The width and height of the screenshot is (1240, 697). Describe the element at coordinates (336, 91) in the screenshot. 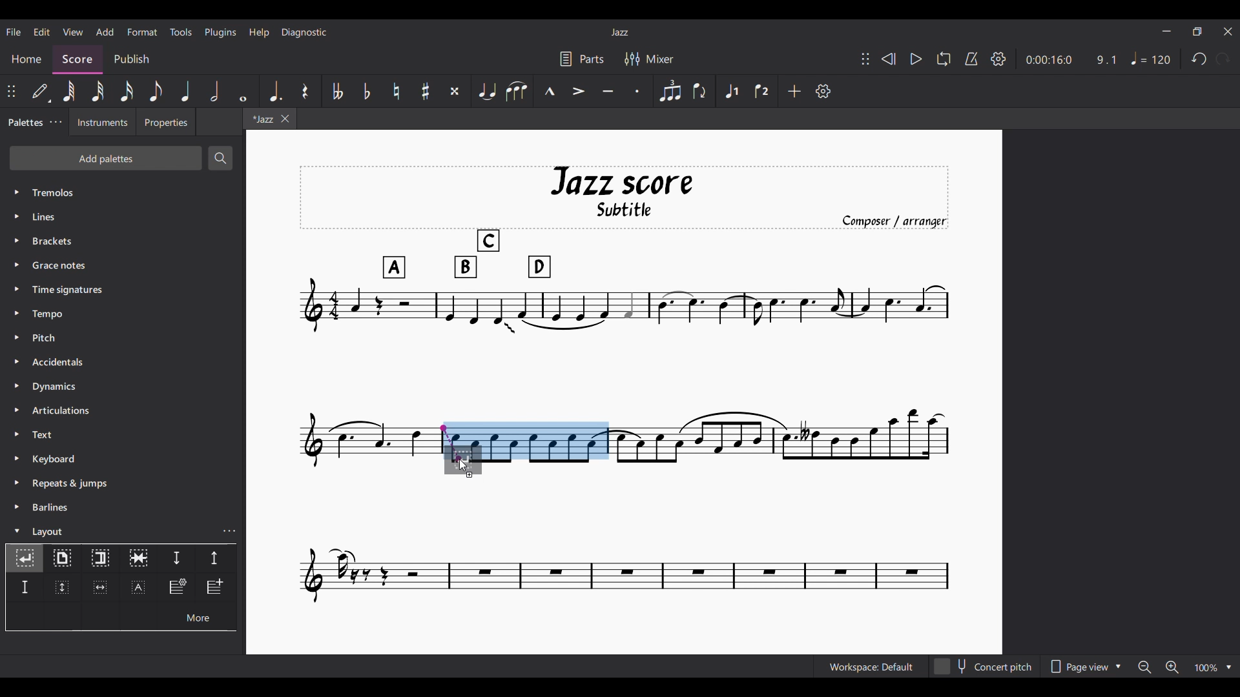

I see `Toggle double flat` at that location.